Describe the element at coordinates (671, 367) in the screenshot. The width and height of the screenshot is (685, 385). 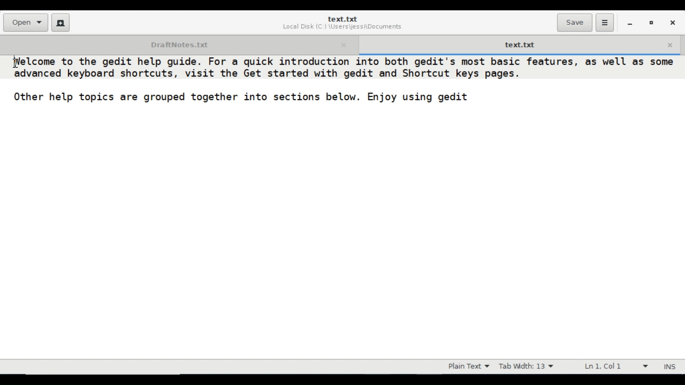
I see `Insert Mode` at that location.